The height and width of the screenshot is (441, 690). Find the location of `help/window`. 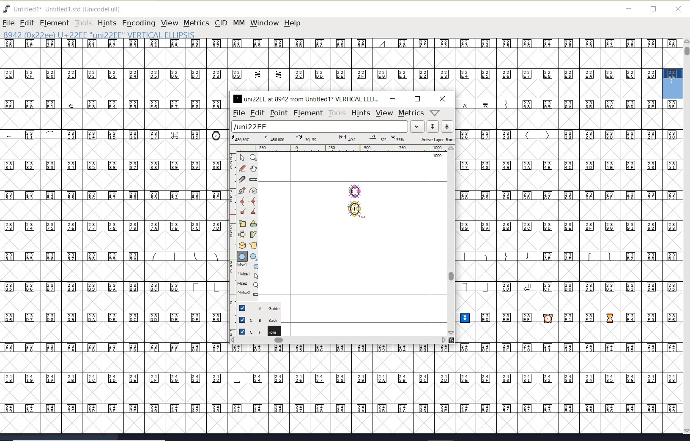

help/window is located at coordinates (435, 112).